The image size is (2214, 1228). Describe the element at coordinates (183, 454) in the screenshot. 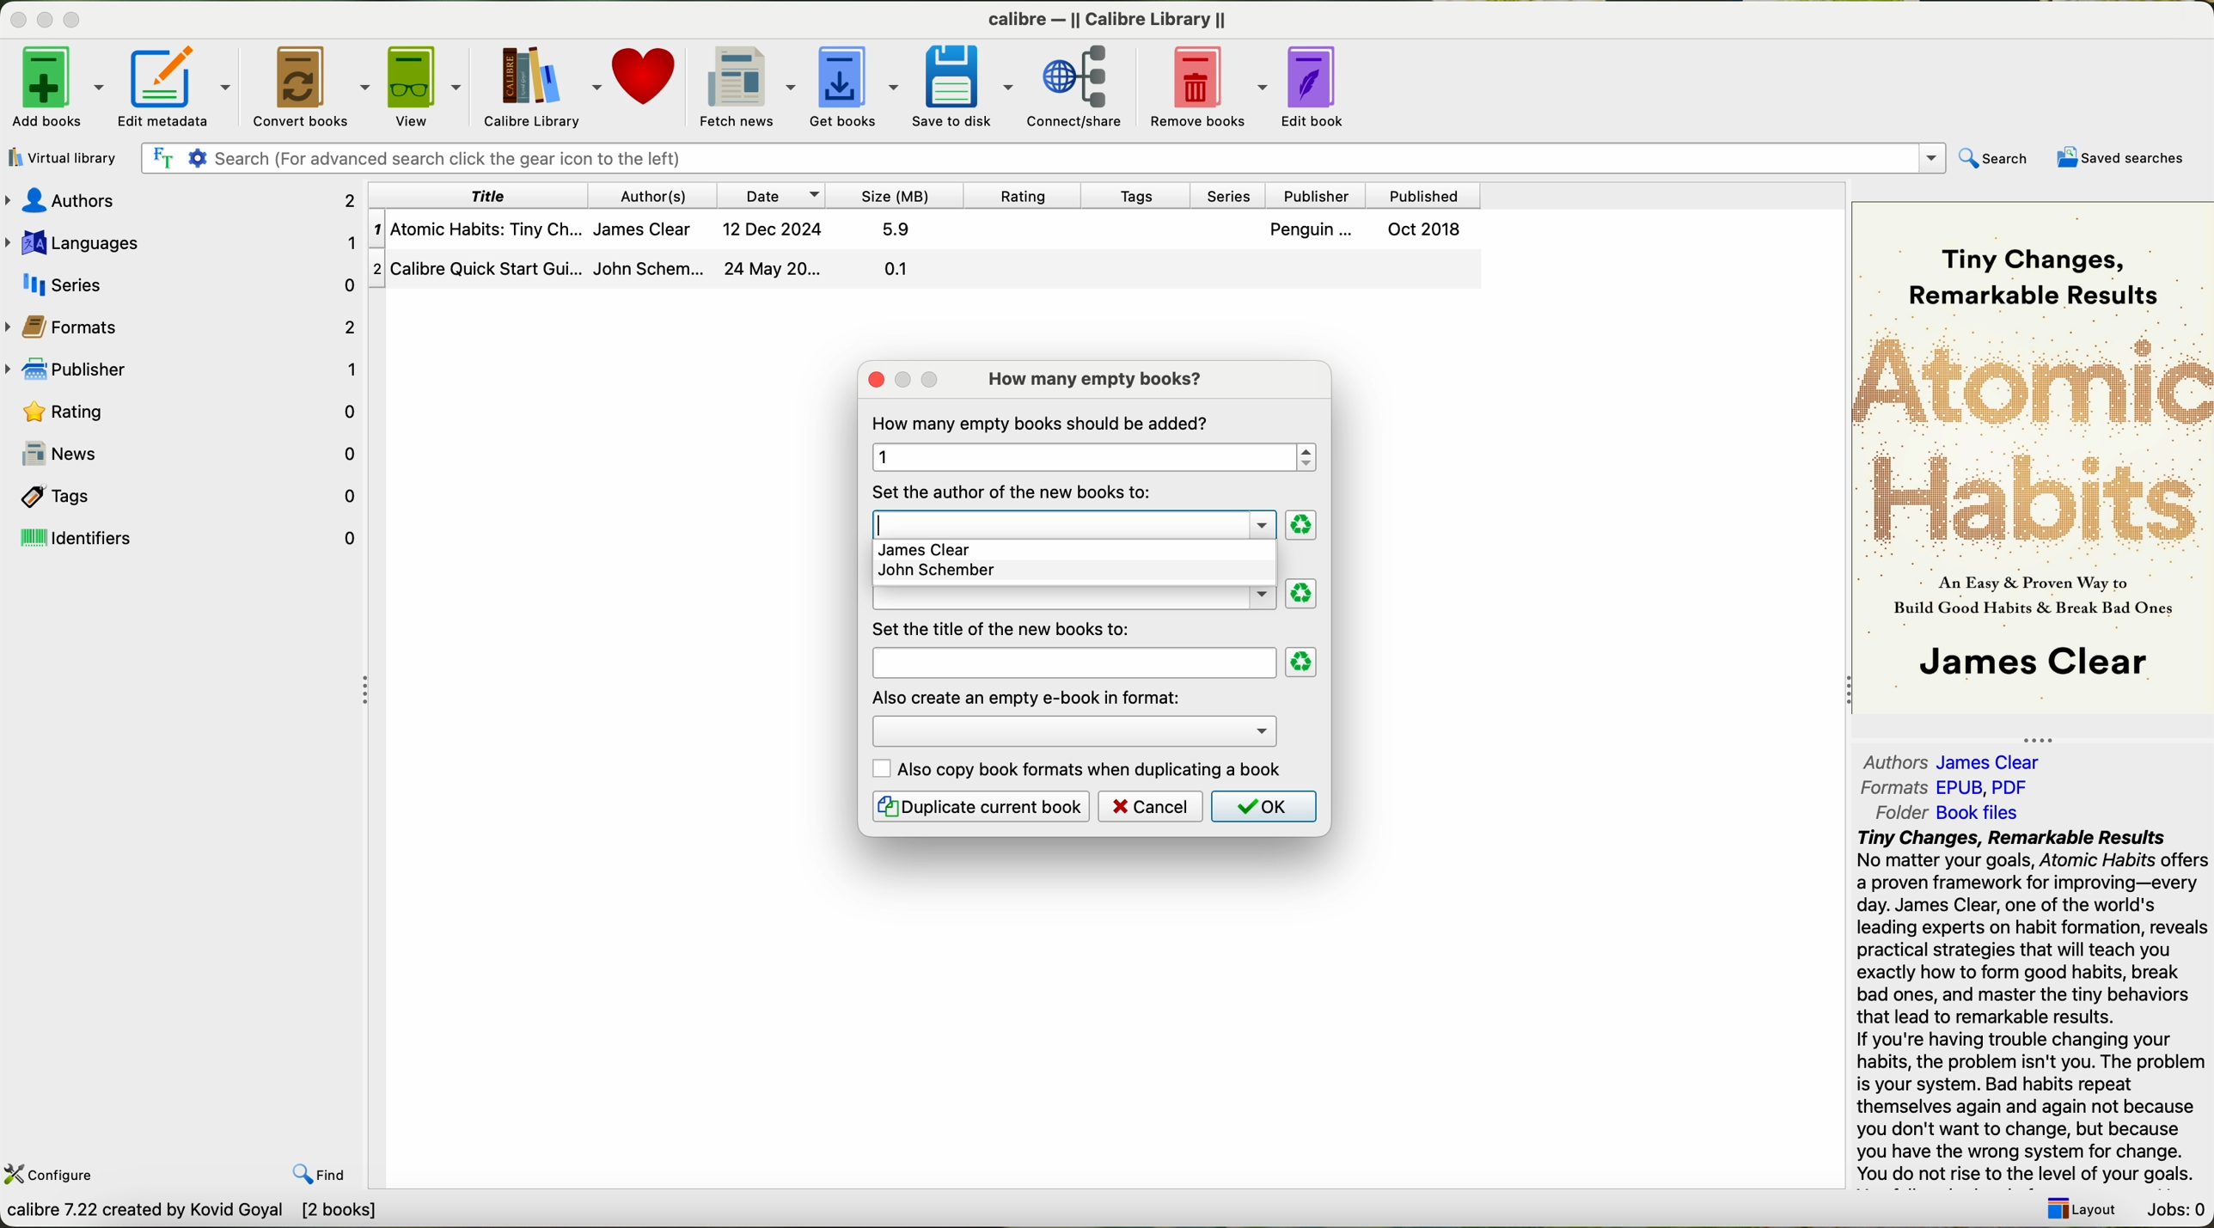

I see `news` at that location.